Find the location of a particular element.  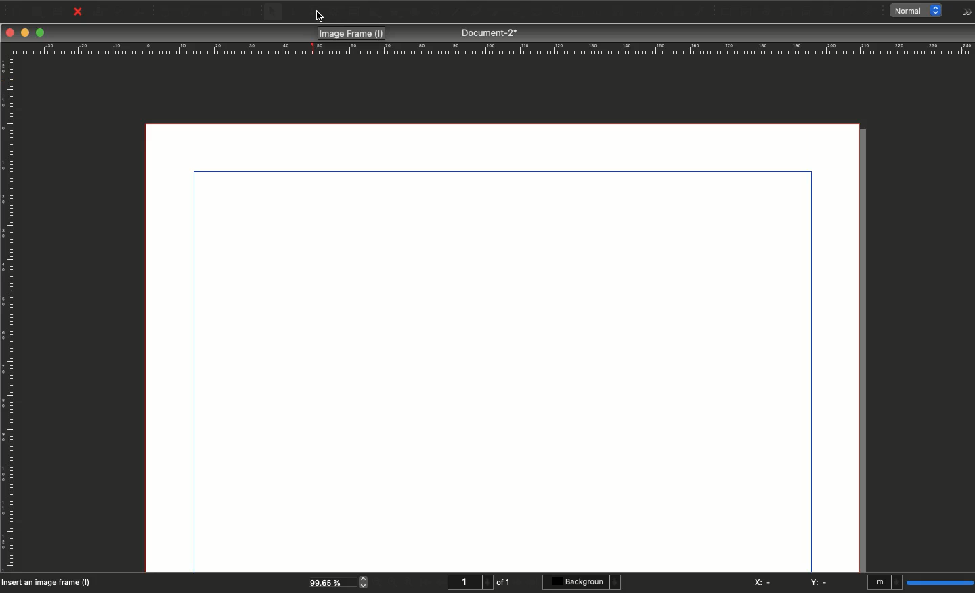

Arc is located at coordinates (414, 13).